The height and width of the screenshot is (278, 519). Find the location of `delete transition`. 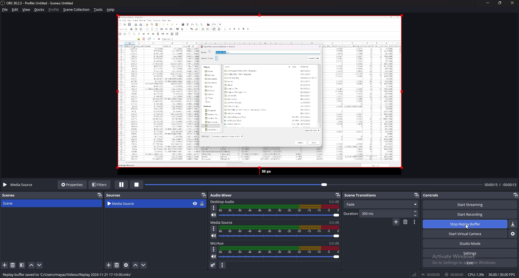

delete transition is located at coordinates (405, 222).